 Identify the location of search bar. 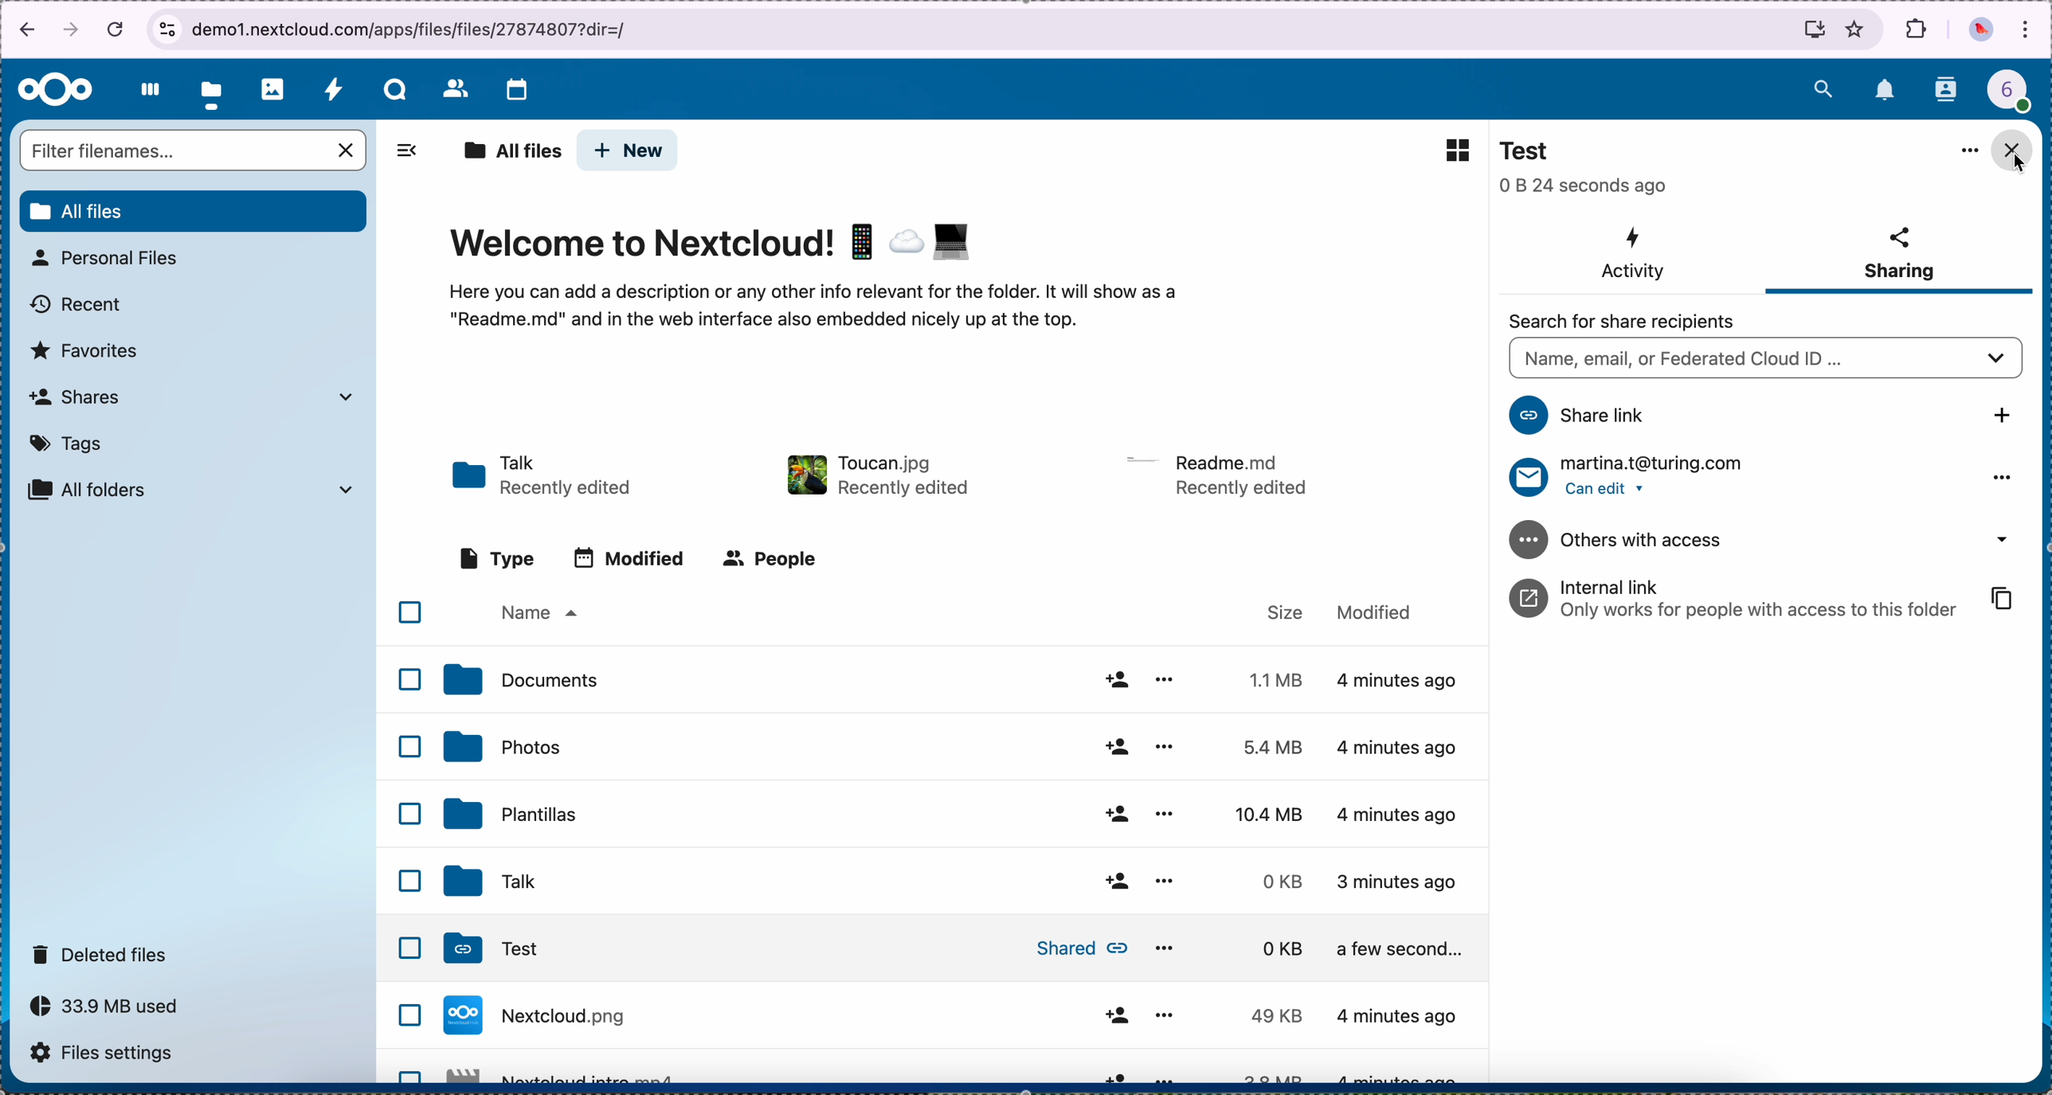
(195, 152).